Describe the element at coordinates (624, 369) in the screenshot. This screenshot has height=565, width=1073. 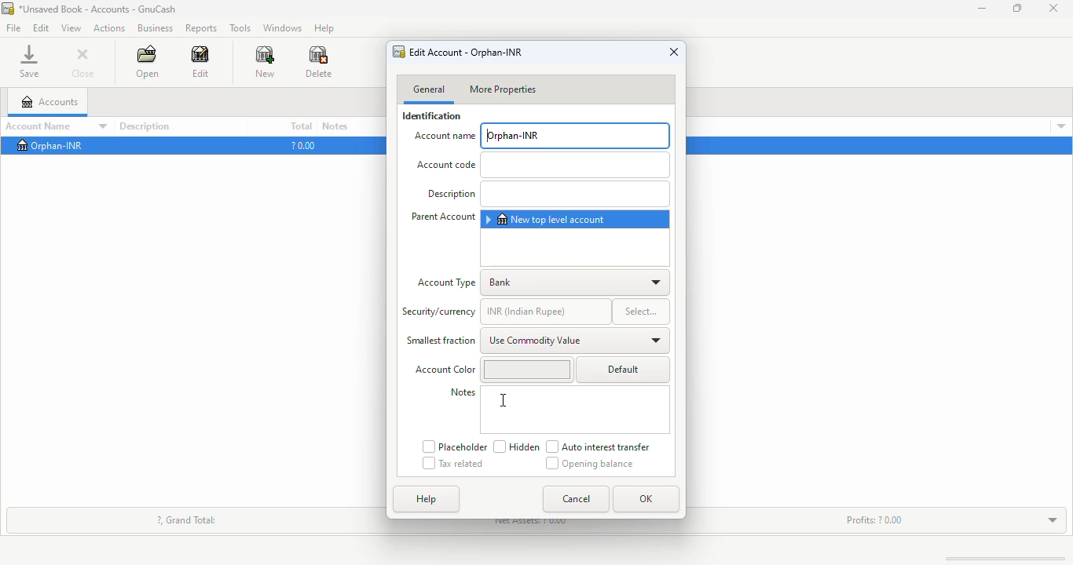
I see `default` at that location.